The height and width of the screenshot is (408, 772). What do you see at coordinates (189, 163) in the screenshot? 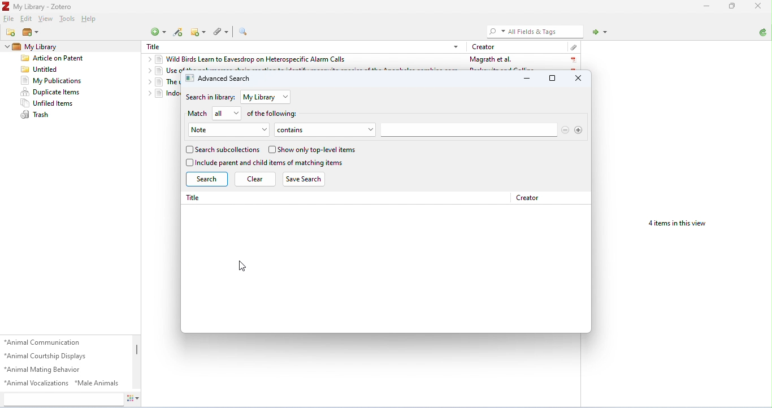
I see `checkbox` at bounding box center [189, 163].